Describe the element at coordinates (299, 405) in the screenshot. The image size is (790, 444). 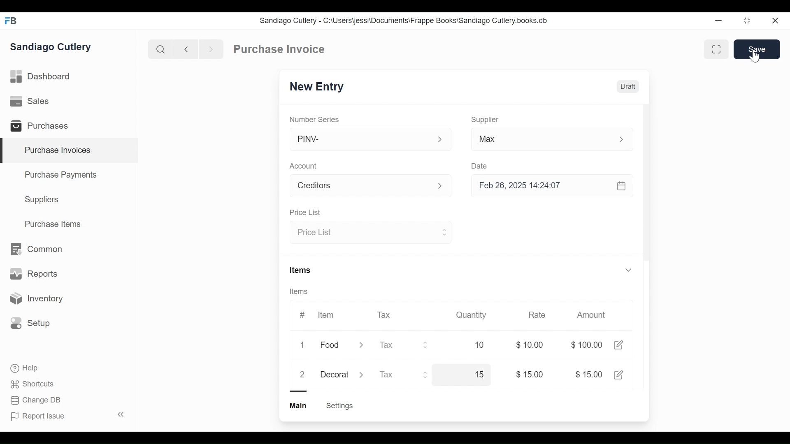
I see `Main` at that location.